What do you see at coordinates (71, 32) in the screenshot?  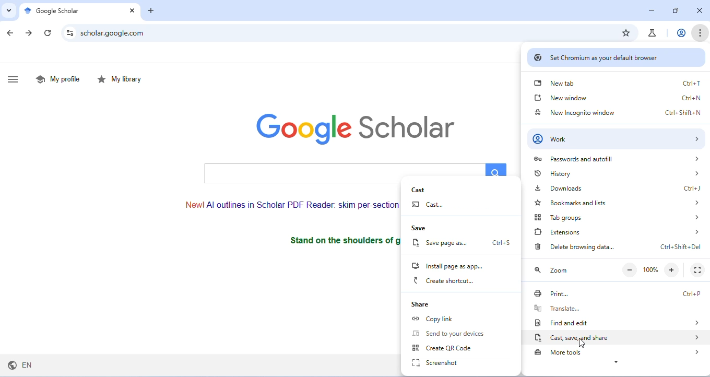 I see `site settings` at bounding box center [71, 32].